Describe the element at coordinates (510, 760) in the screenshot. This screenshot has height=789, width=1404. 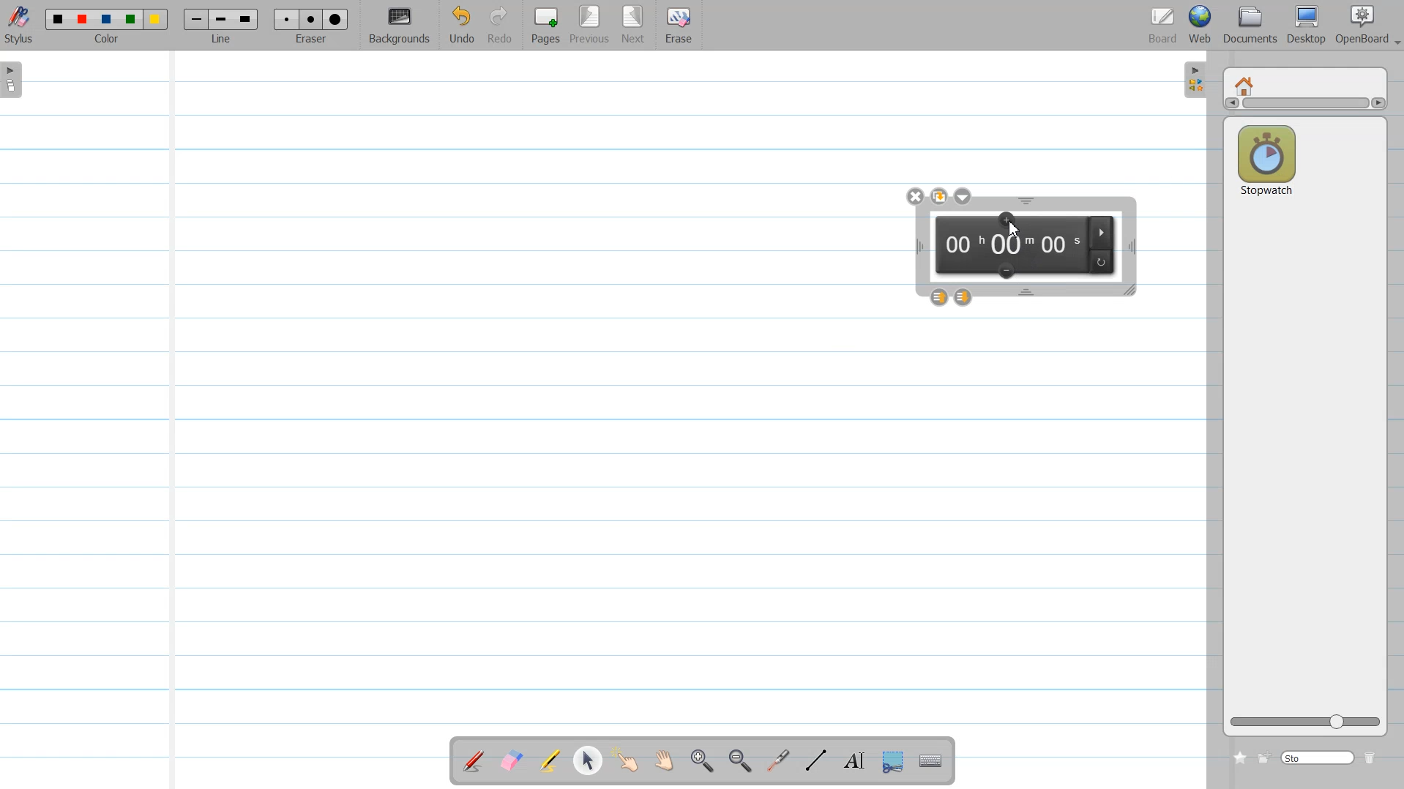
I see `Erase annotation` at that location.